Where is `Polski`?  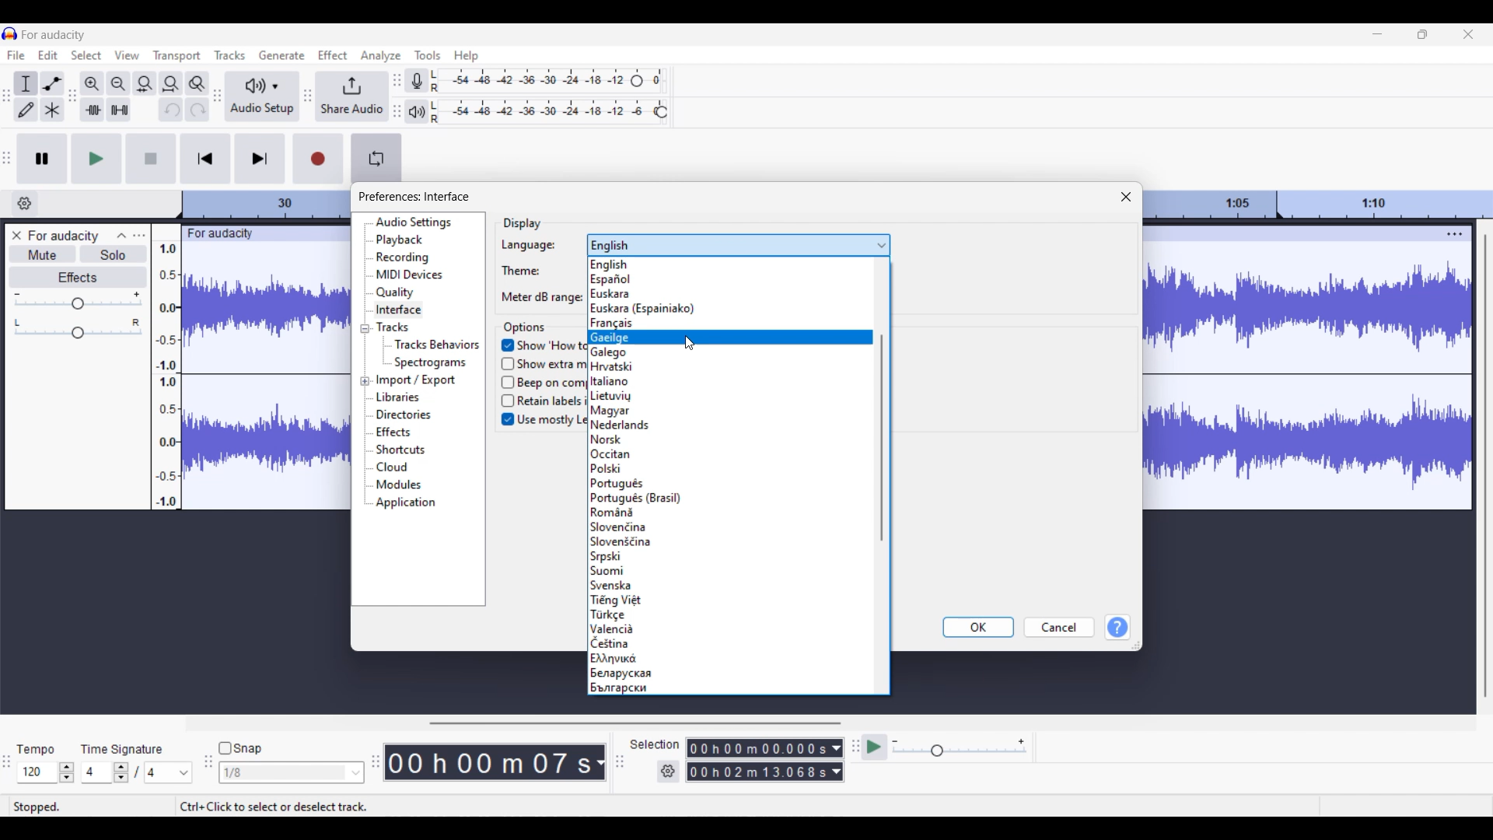 Polski is located at coordinates (607, 468).